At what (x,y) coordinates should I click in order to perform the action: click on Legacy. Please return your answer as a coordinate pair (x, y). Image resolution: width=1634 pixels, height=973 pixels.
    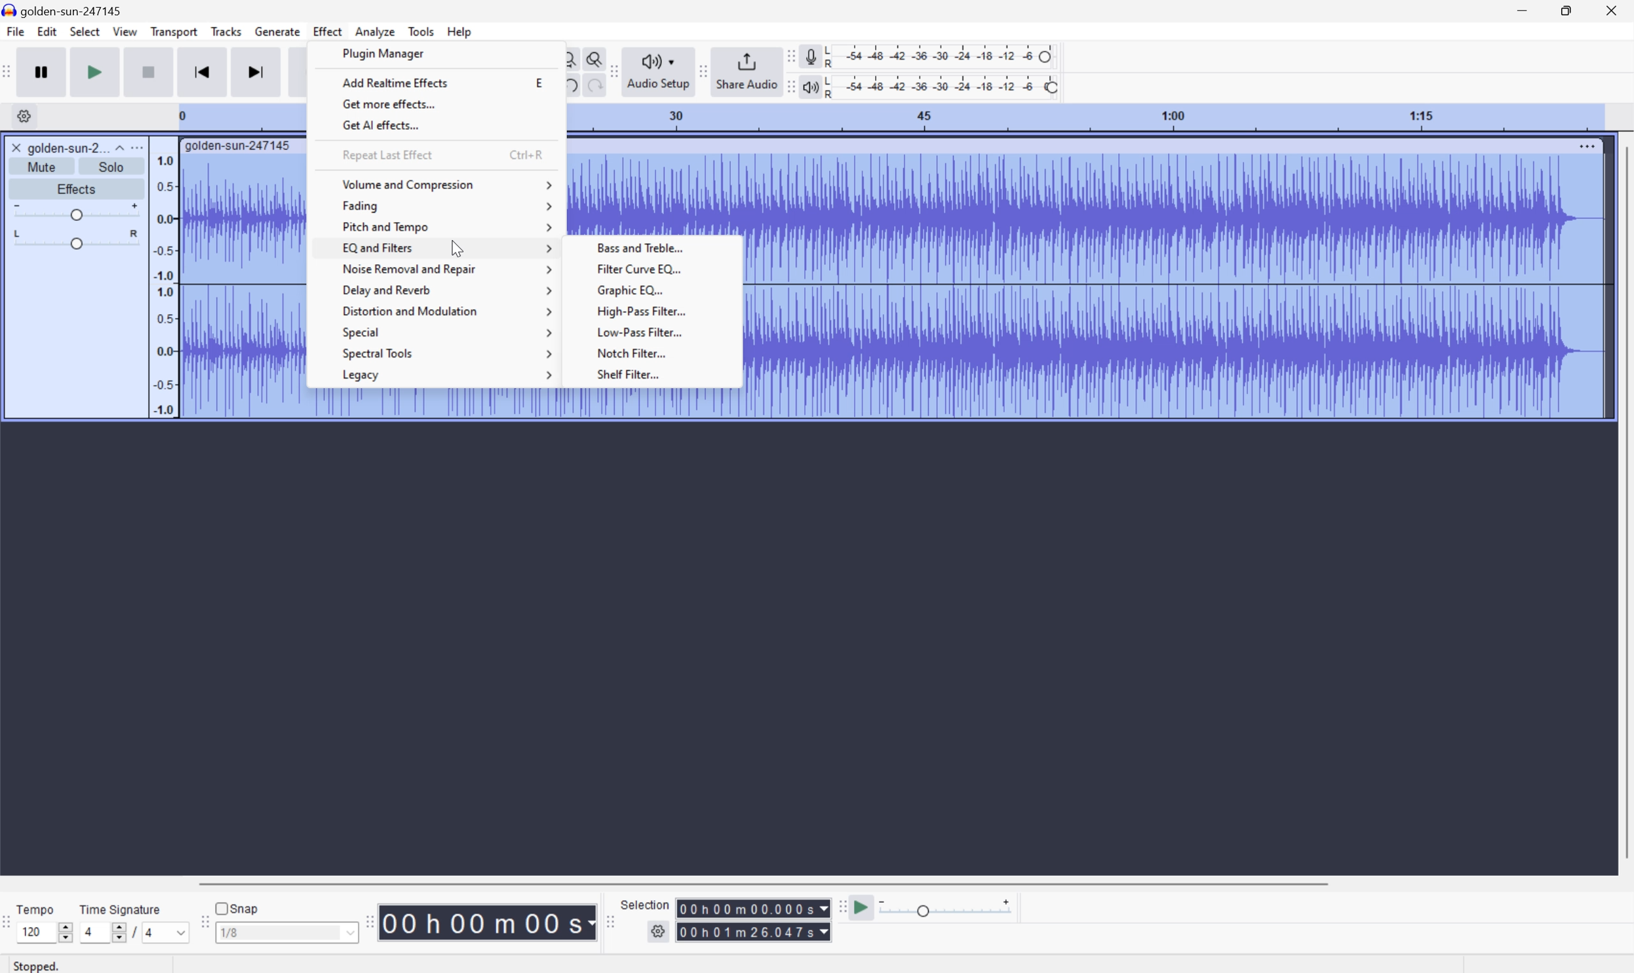
    Looking at the image, I should click on (444, 375).